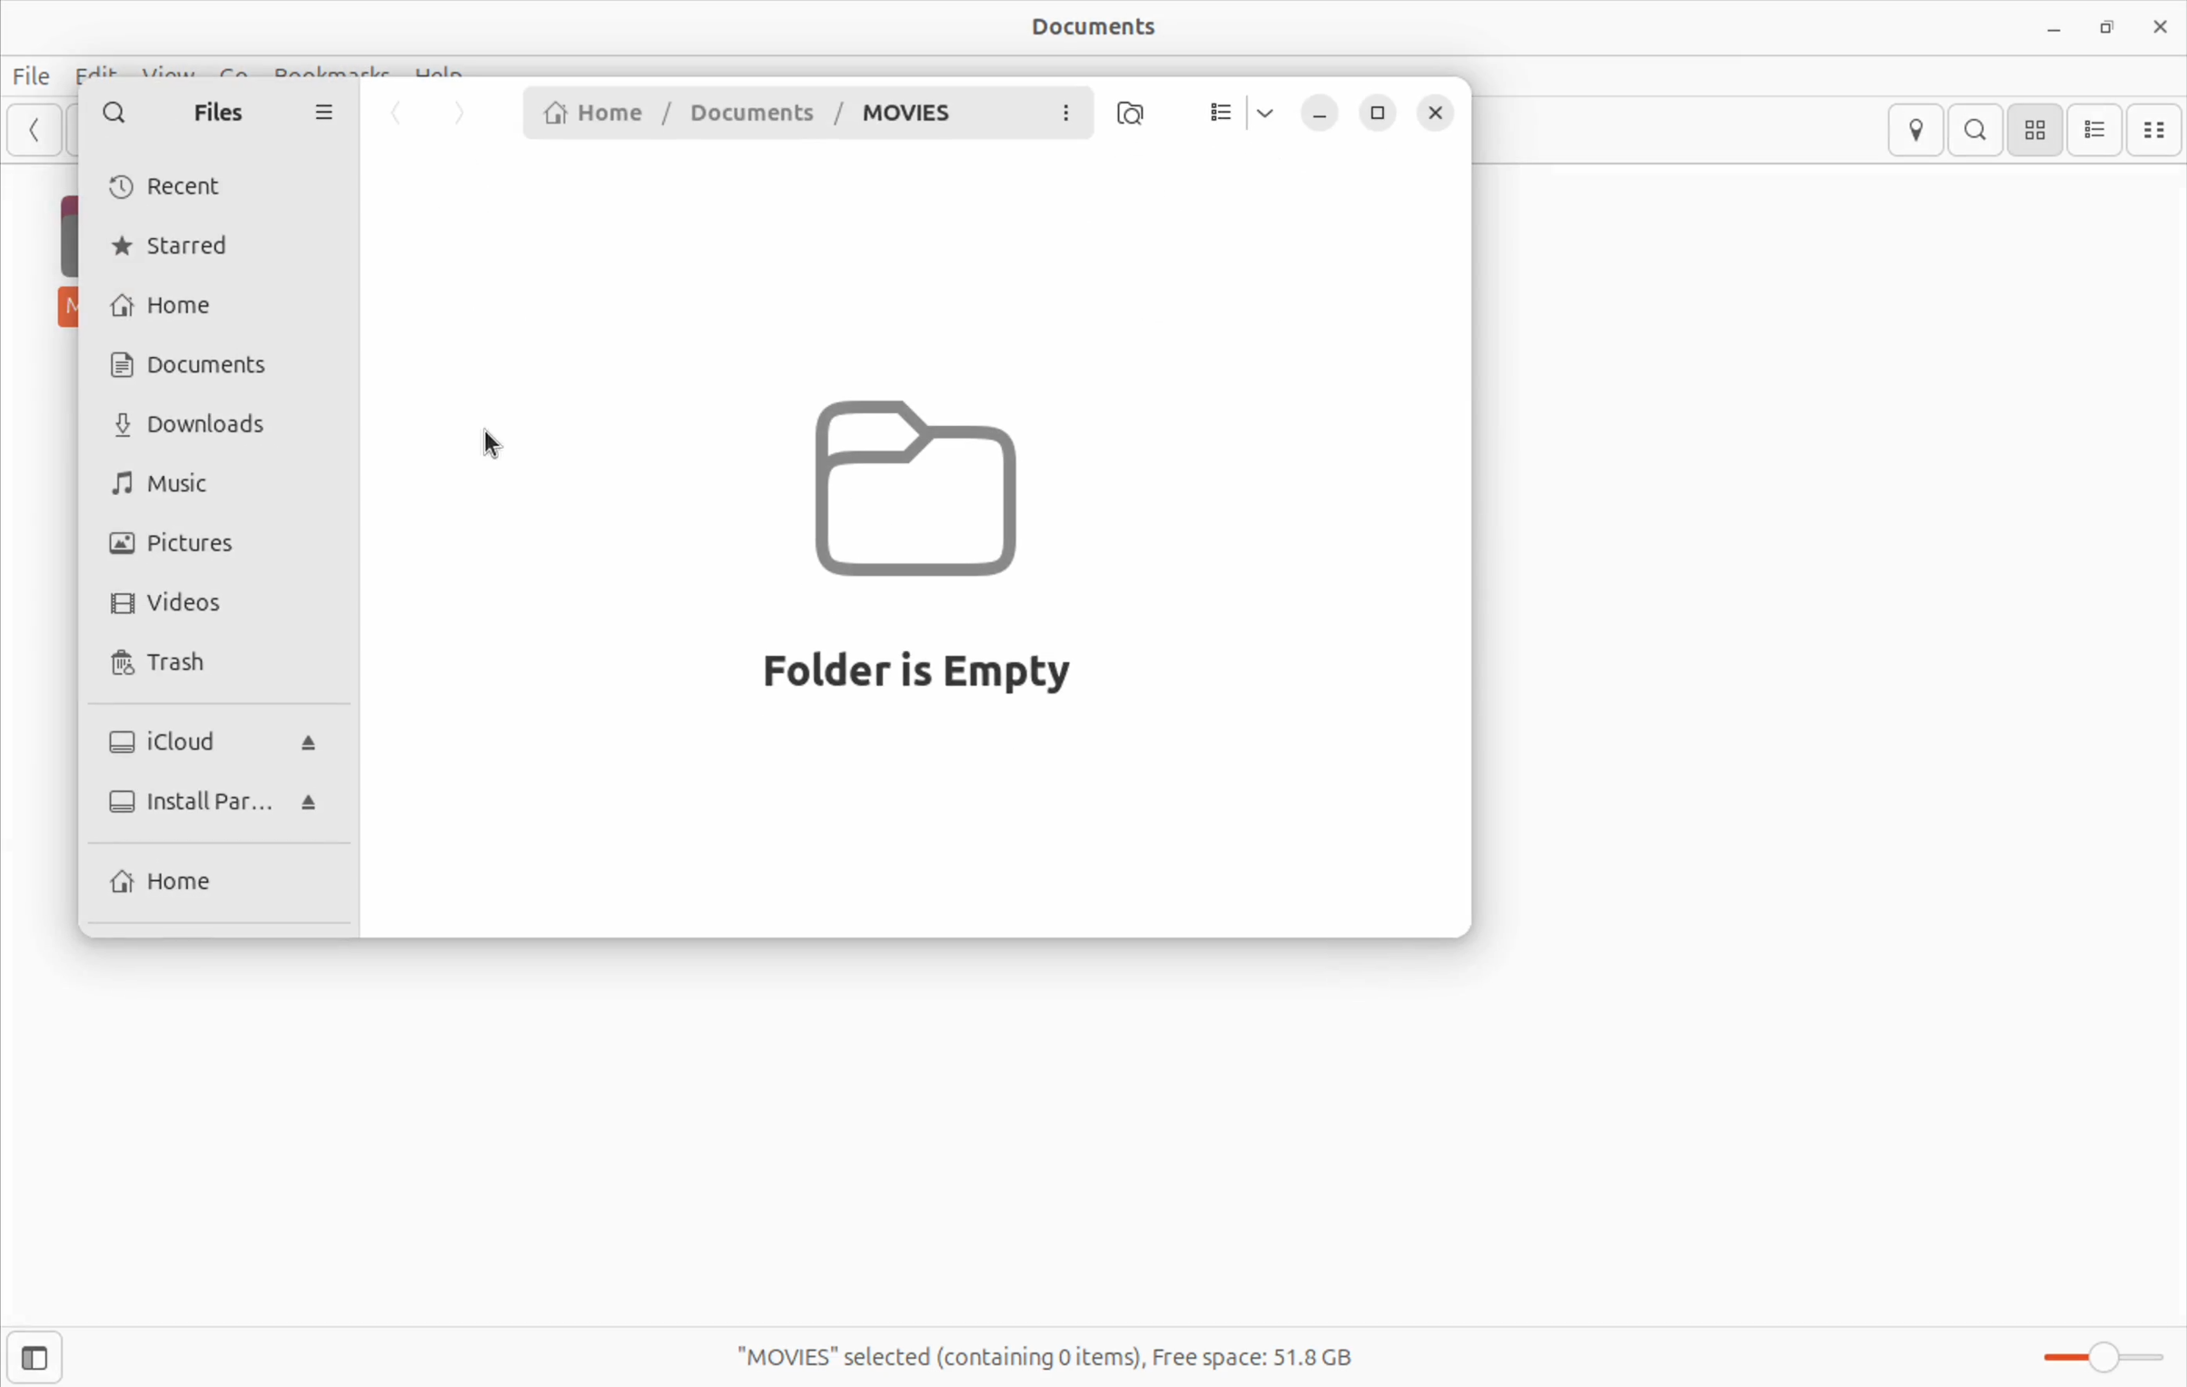 The image size is (2187, 1387). What do you see at coordinates (216, 736) in the screenshot?
I see `iCloud` at bounding box center [216, 736].